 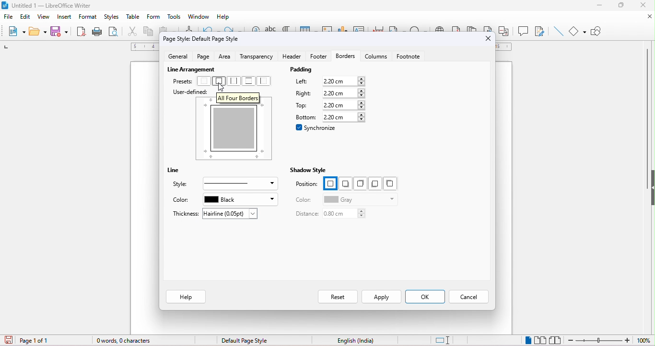 What do you see at coordinates (344, 117) in the screenshot?
I see `2.20 cm` at bounding box center [344, 117].